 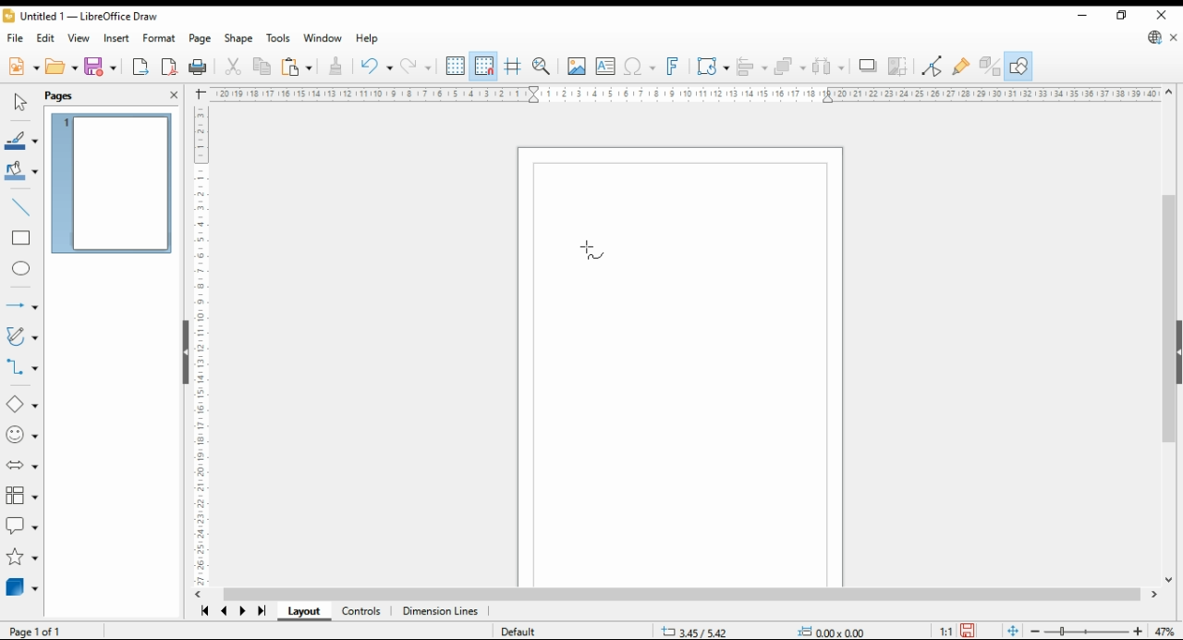 I want to click on 0.00 x 0.00, so click(x=832, y=629).